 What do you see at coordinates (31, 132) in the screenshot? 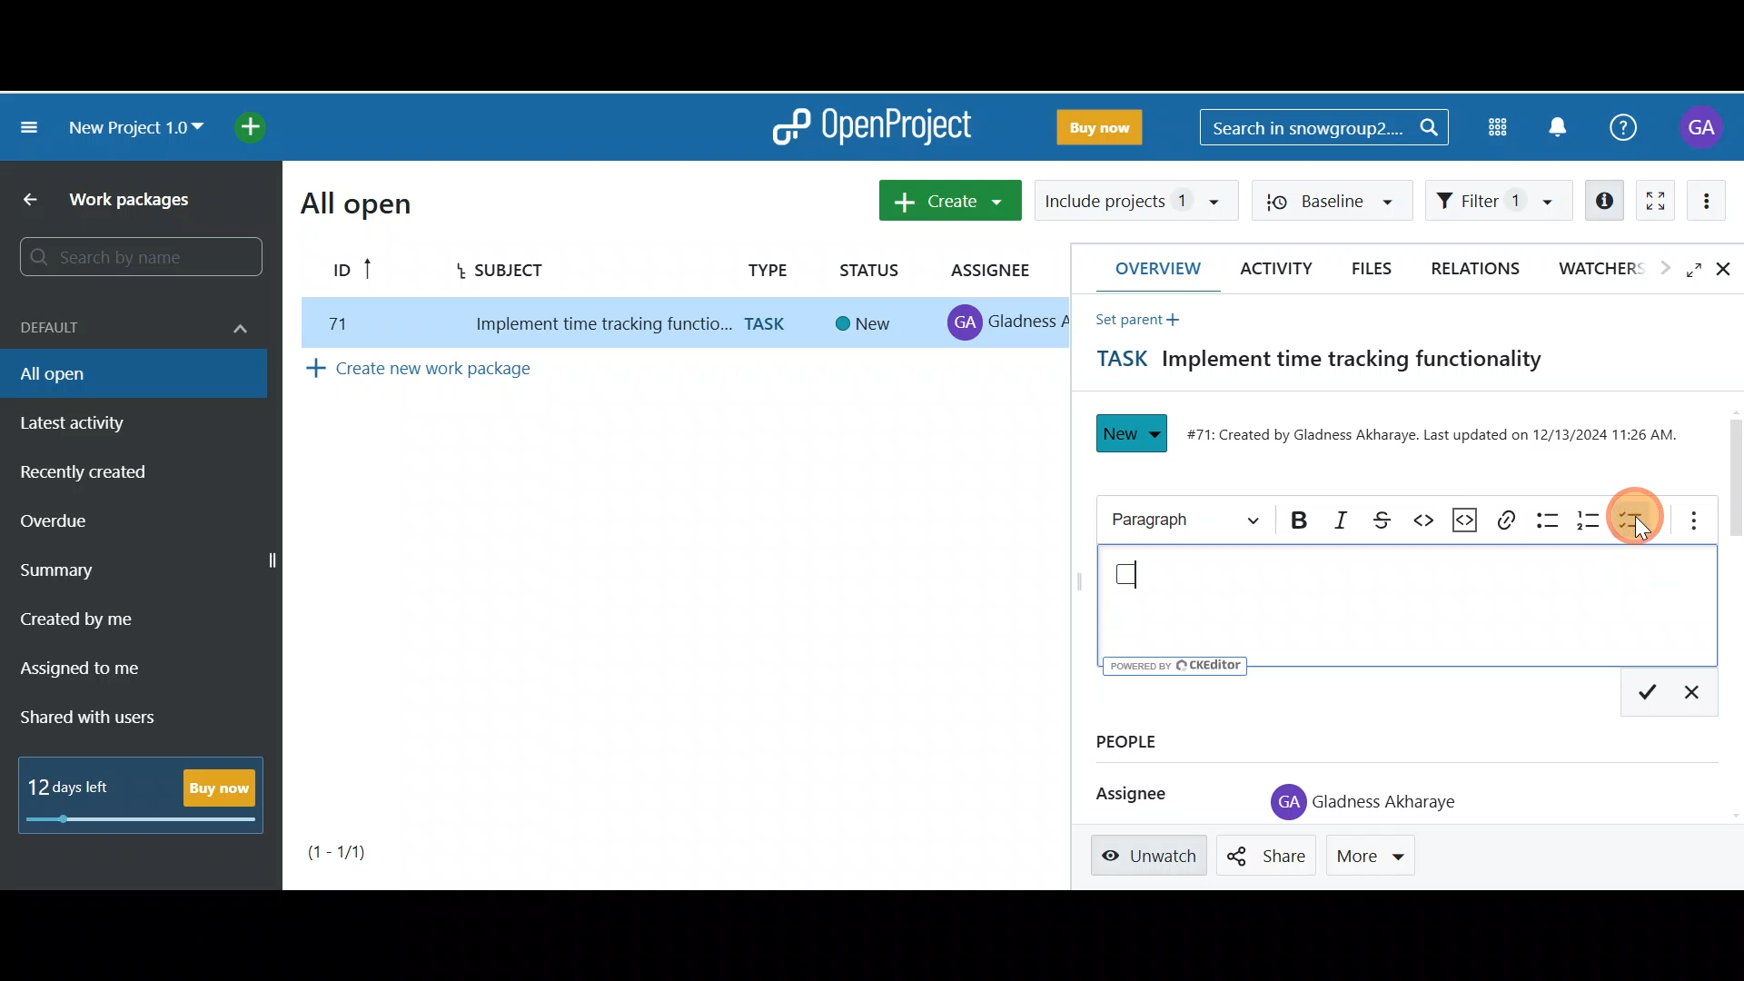
I see `Collapse project menu` at bounding box center [31, 132].